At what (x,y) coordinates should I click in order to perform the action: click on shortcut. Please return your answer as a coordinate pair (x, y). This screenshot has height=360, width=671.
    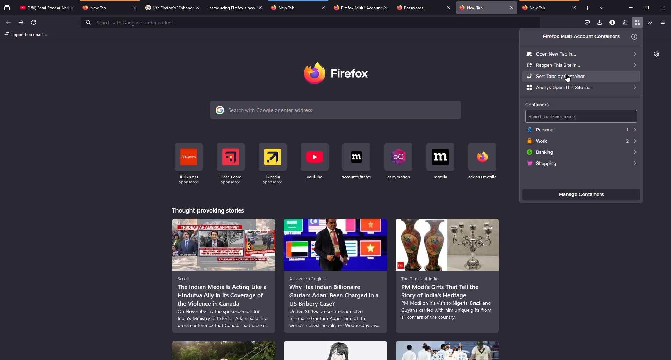
    Looking at the image, I should click on (316, 161).